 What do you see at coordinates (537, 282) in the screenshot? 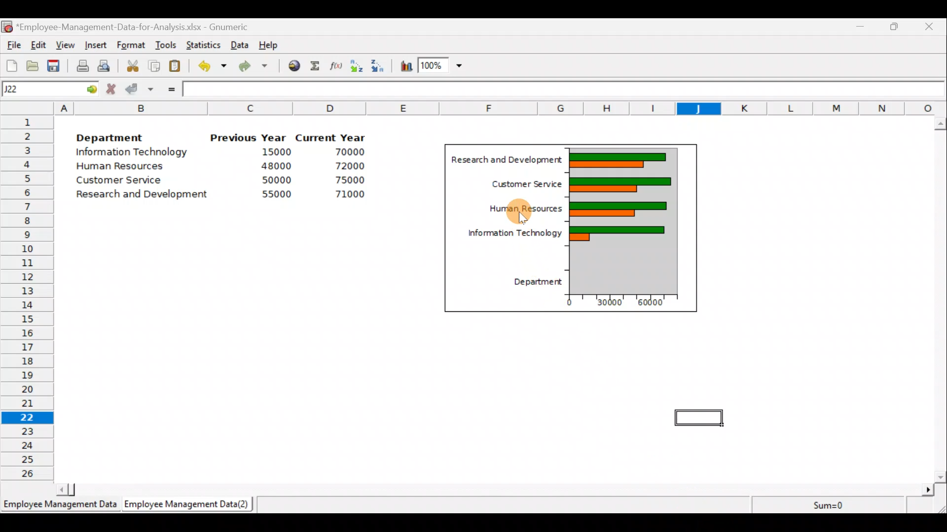
I see `Department` at bounding box center [537, 282].